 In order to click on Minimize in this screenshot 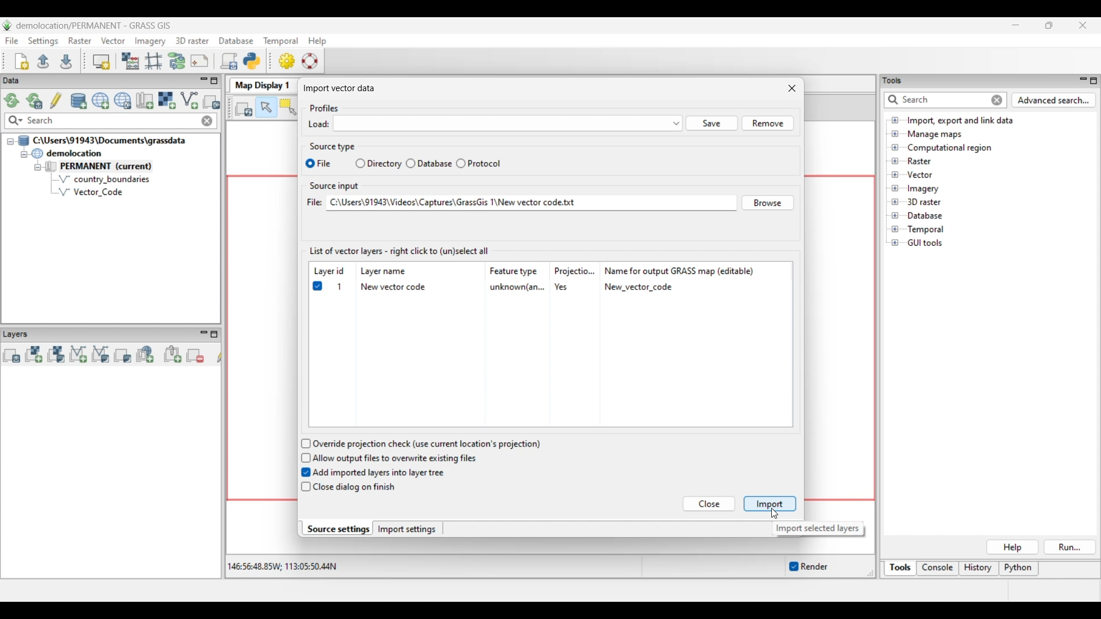, I will do `click(1016, 25)`.